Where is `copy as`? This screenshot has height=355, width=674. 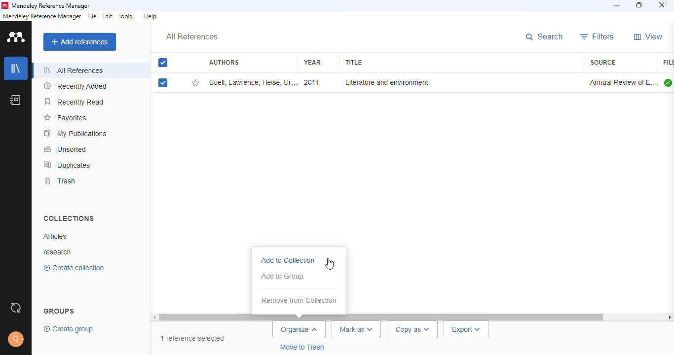 copy as is located at coordinates (413, 329).